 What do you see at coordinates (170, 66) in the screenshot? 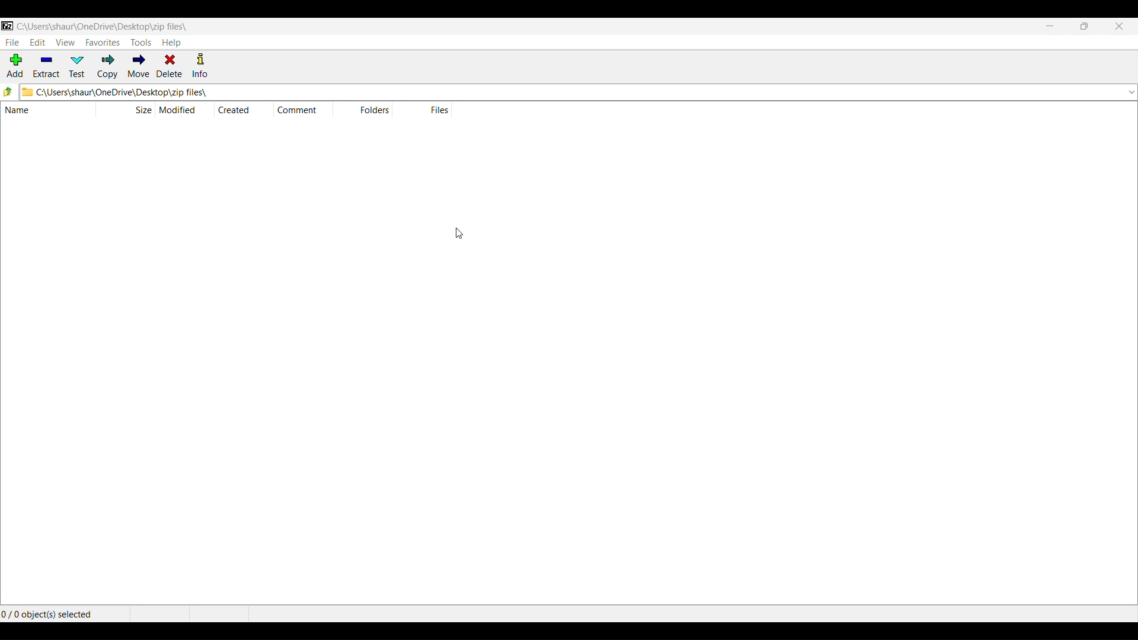
I see `DELETE` at bounding box center [170, 66].